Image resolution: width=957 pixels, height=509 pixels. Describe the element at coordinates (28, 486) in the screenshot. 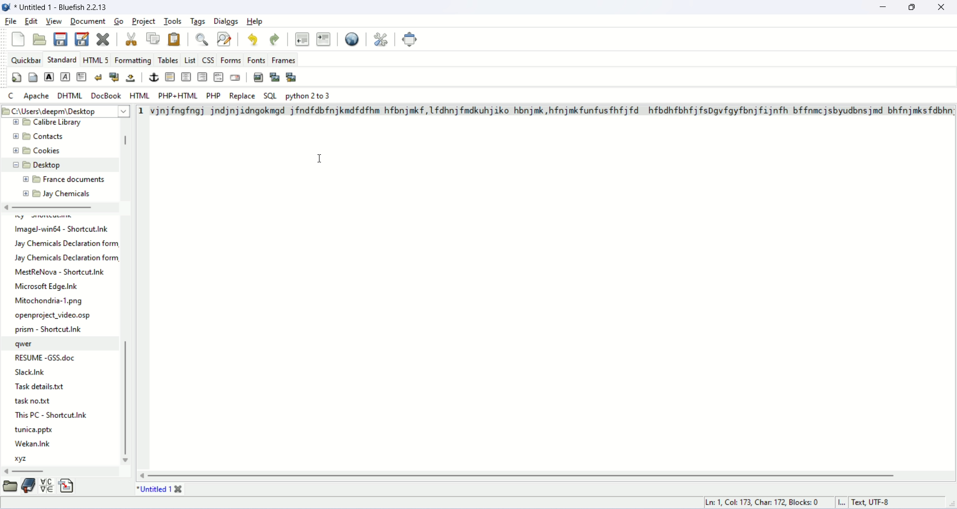

I see `bookmark` at that location.